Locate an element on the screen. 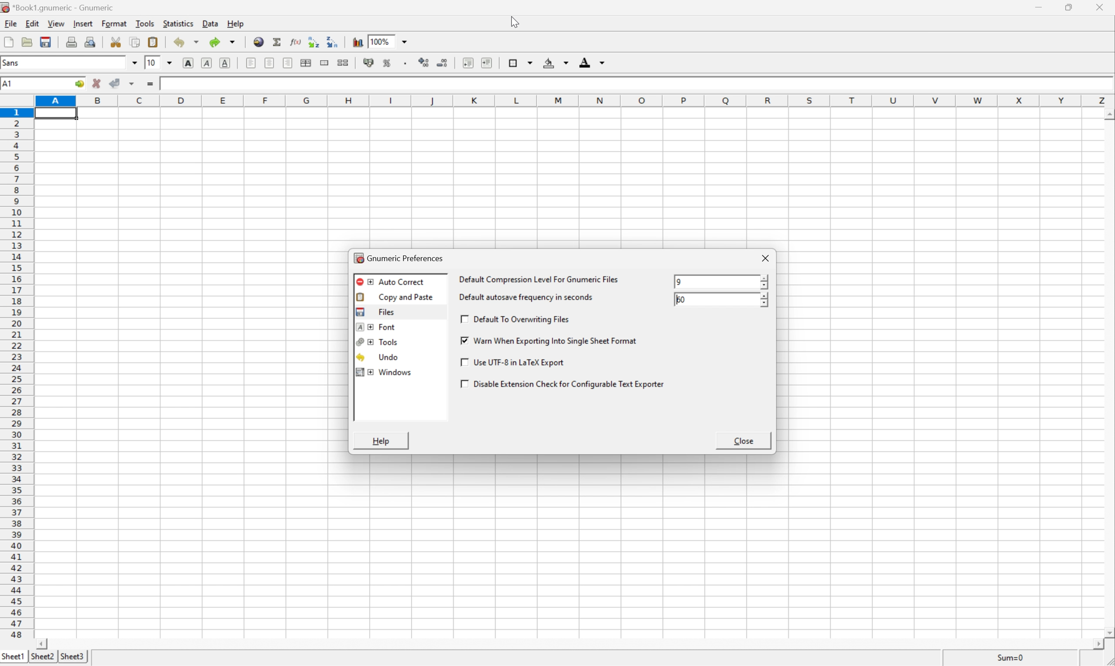  Copy and paste is located at coordinates (401, 296).